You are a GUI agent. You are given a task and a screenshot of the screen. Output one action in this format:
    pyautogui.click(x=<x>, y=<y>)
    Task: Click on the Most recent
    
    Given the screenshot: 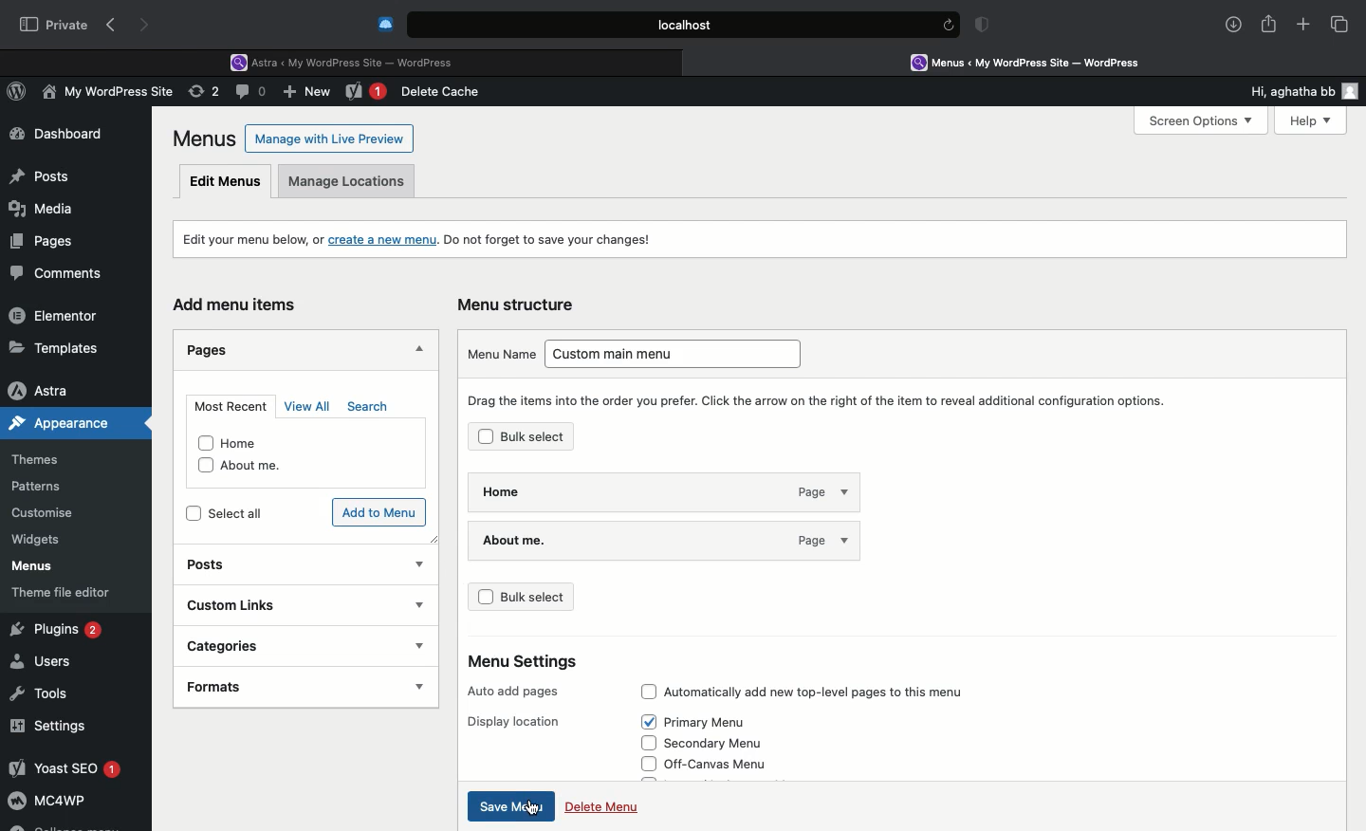 What is the action you would take?
    pyautogui.click(x=228, y=406)
    